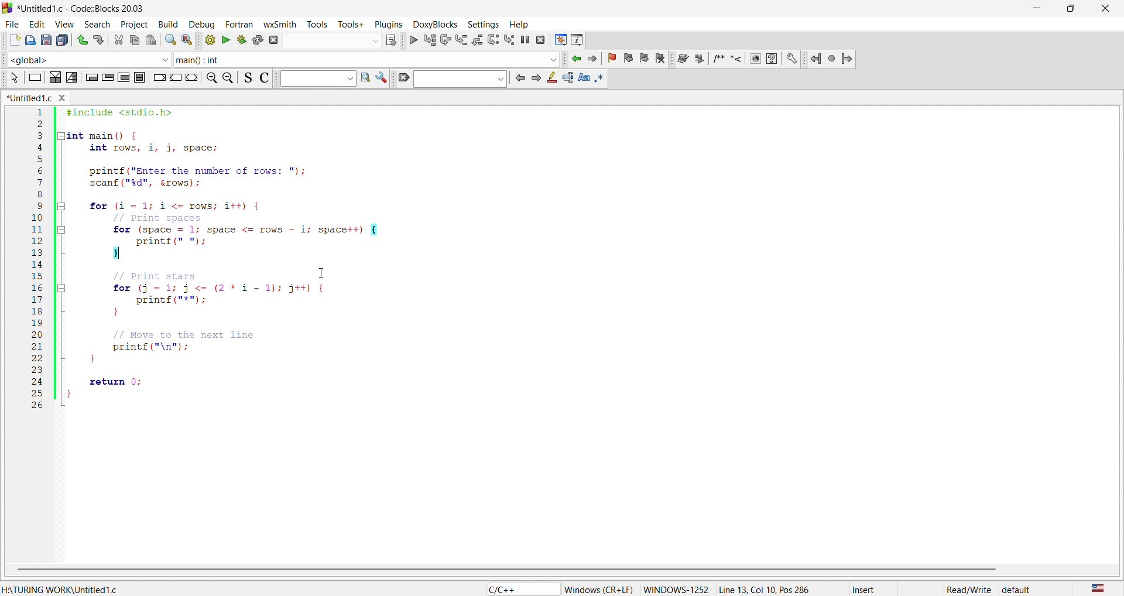 The height and width of the screenshot is (596, 1124). Describe the element at coordinates (460, 79) in the screenshot. I see `input` at that location.